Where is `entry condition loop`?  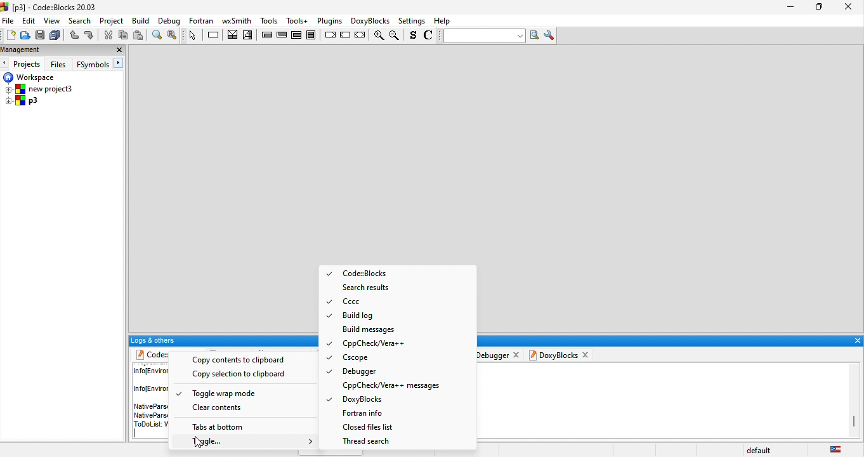 entry condition loop is located at coordinates (266, 34).